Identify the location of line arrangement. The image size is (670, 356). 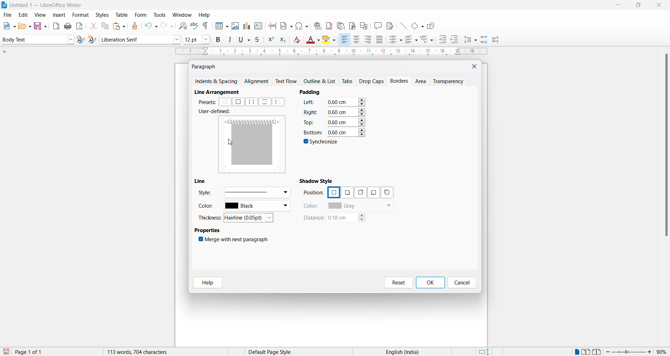
(221, 92).